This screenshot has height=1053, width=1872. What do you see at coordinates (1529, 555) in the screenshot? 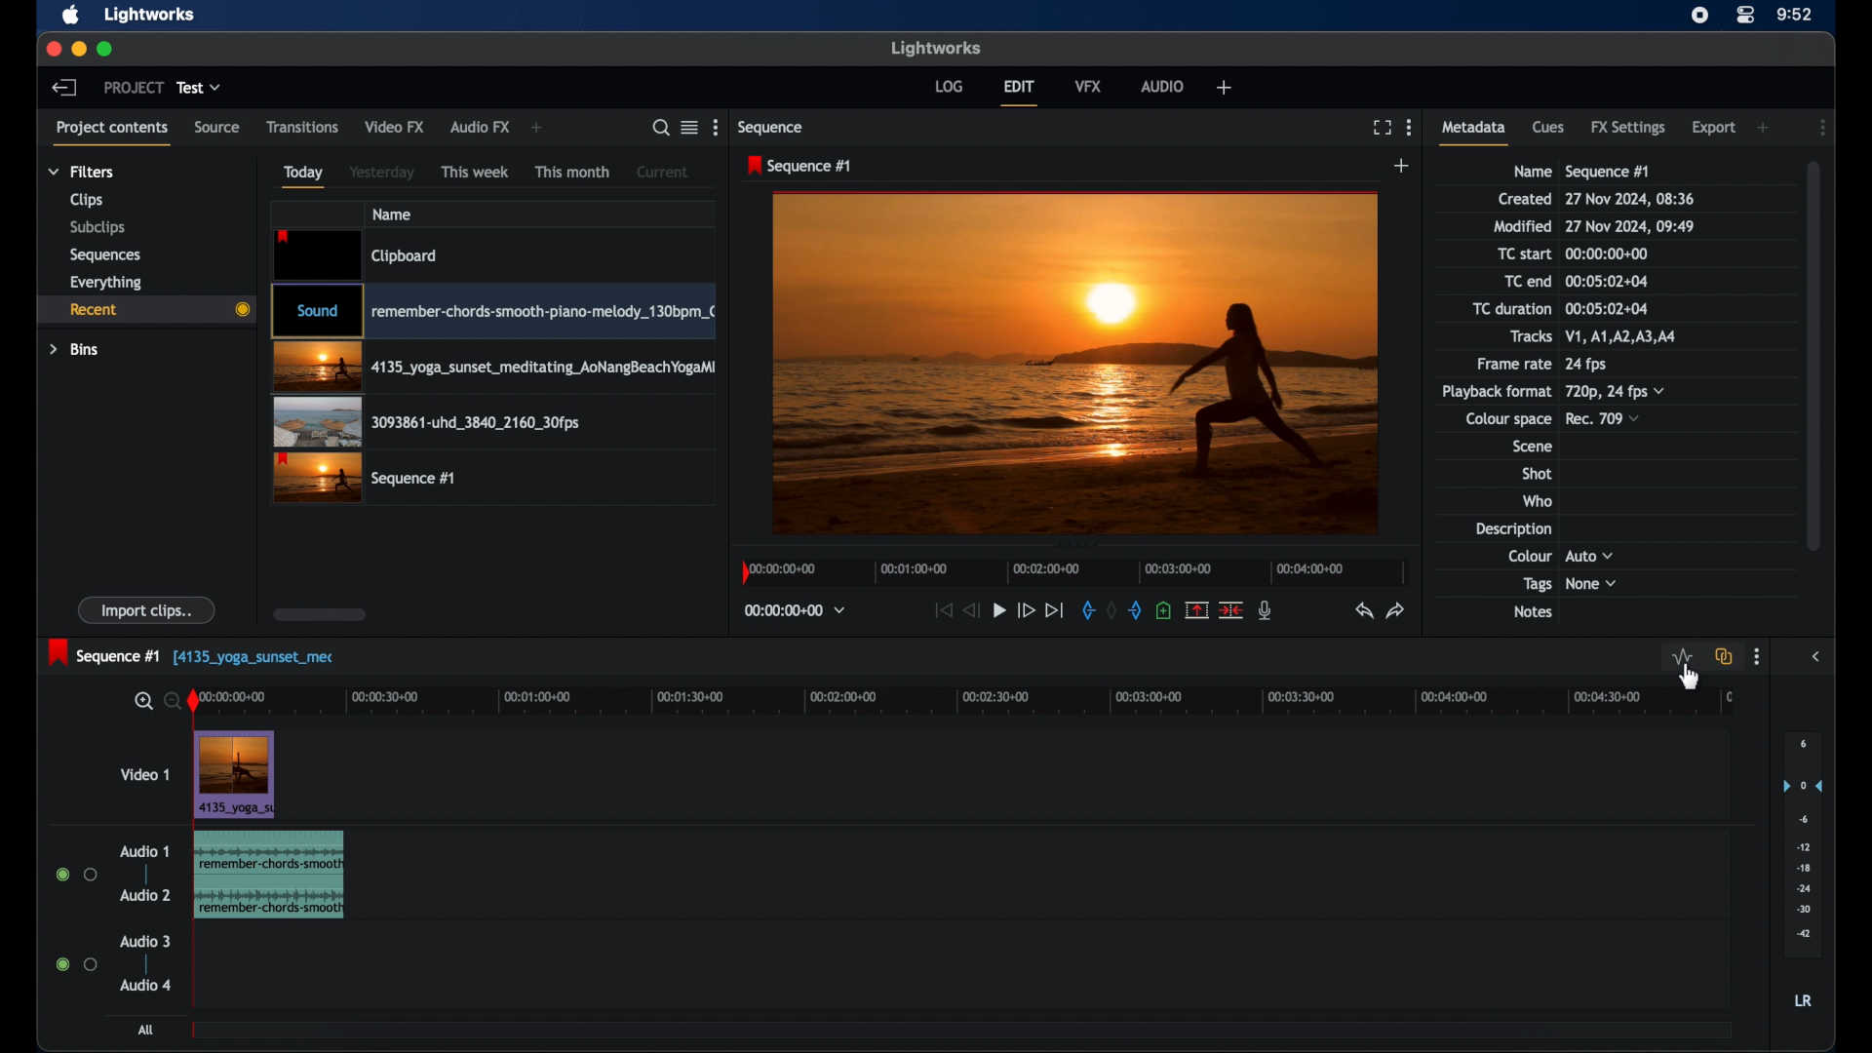
I see `colour` at bounding box center [1529, 555].